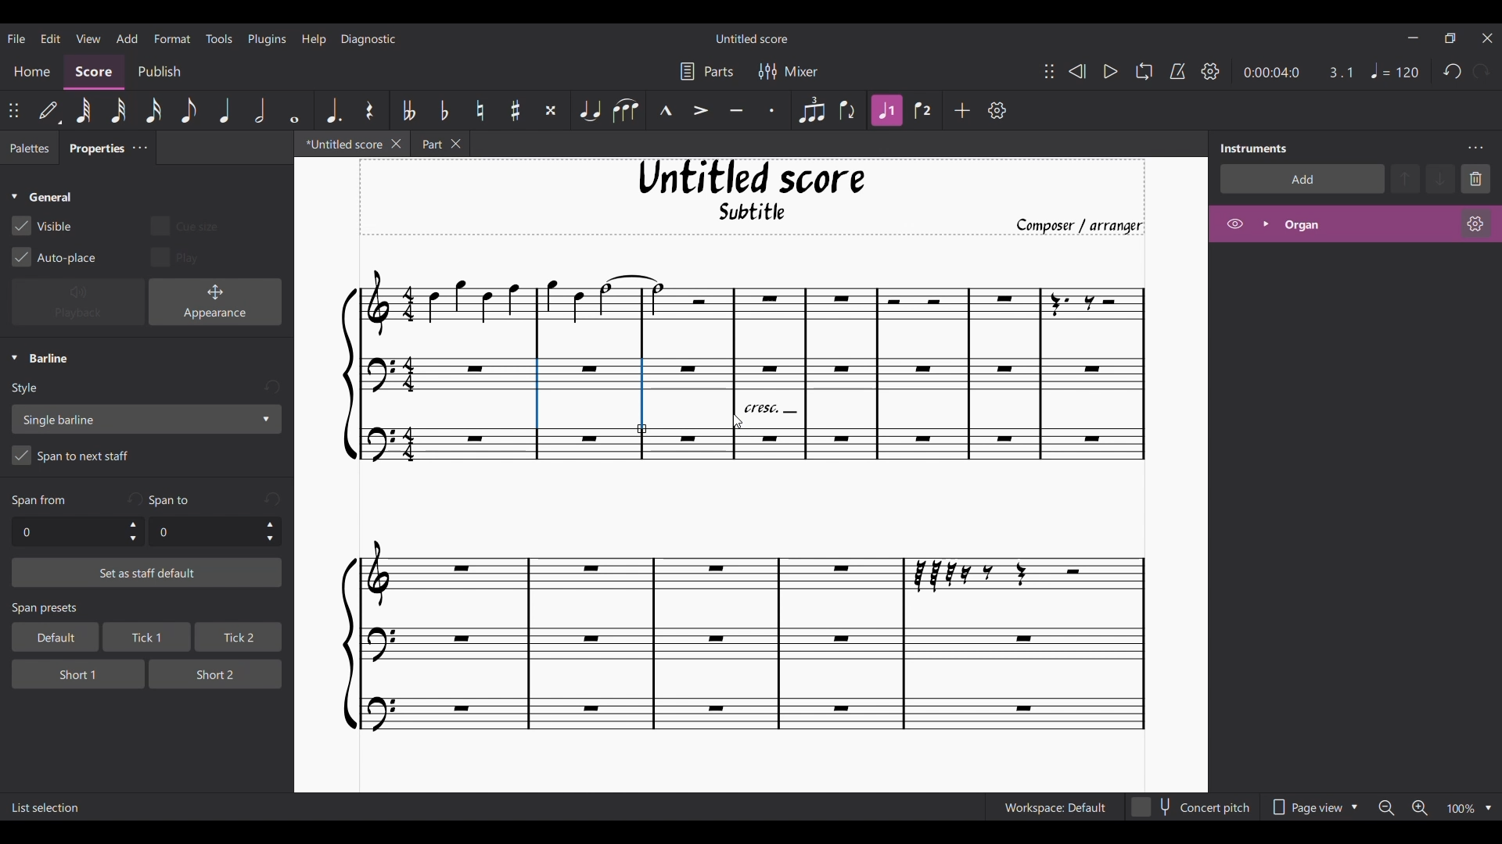  What do you see at coordinates (752, 177) in the screenshot?
I see `Untitled Score` at bounding box center [752, 177].